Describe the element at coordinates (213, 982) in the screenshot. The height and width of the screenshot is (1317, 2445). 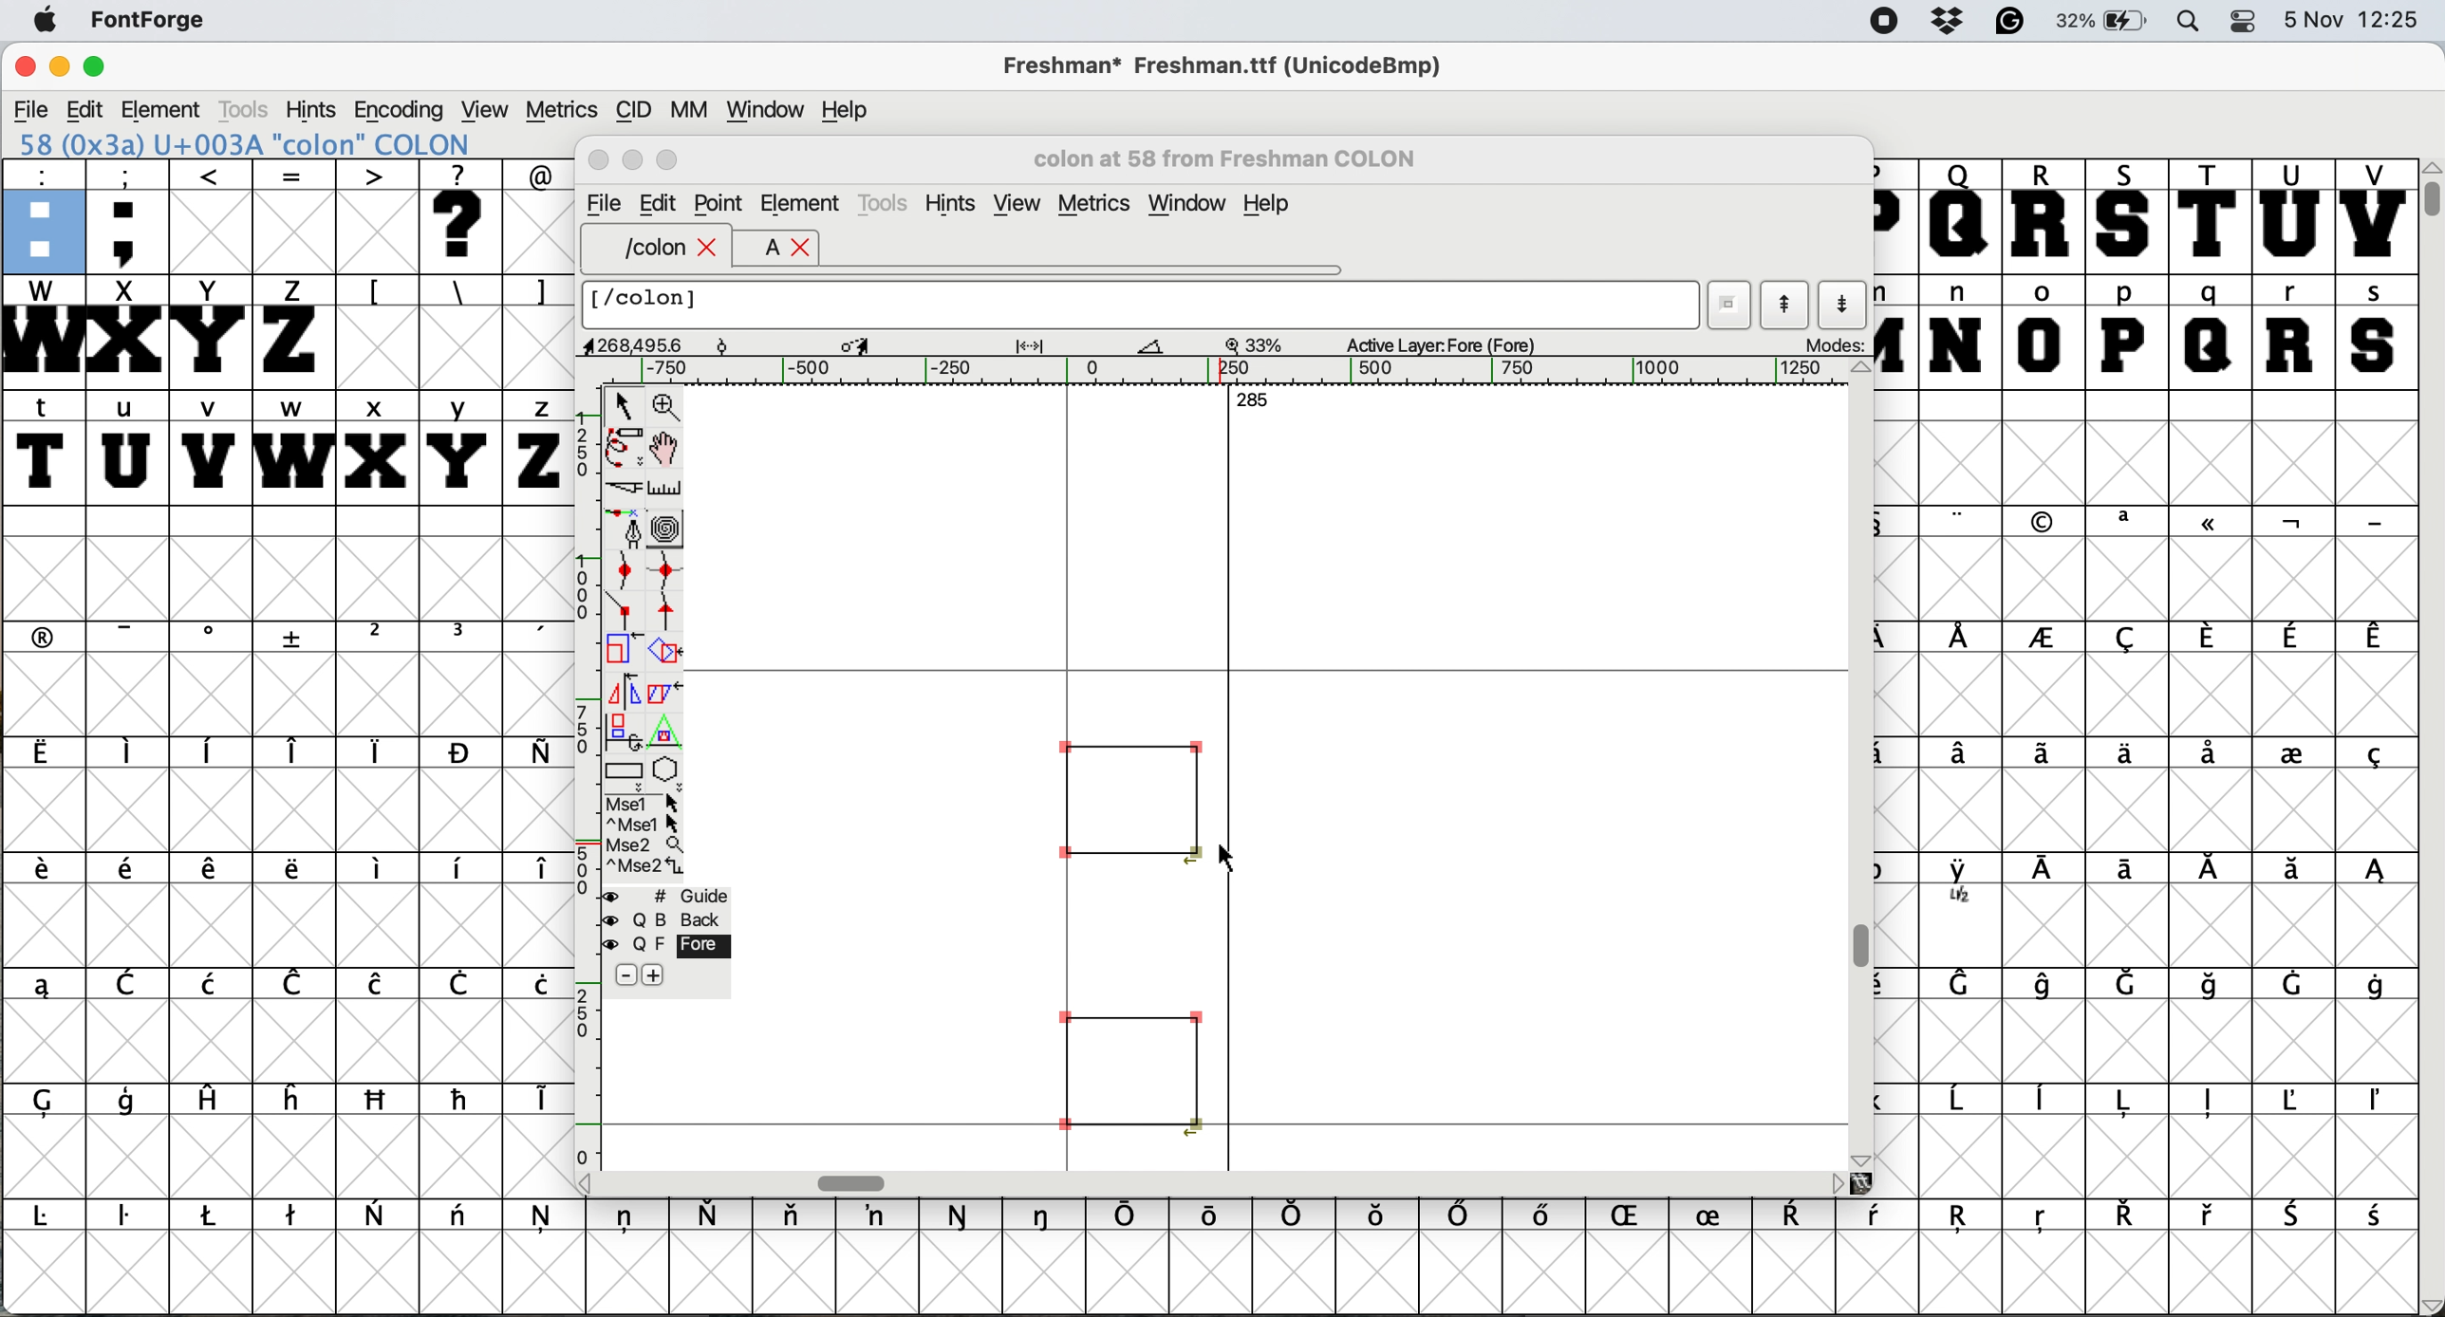
I see `symbol` at that location.